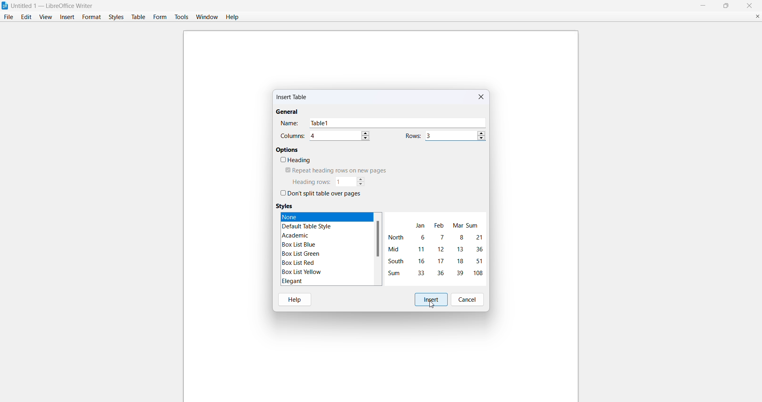 This screenshot has width=762, height=402. Describe the element at coordinates (310, 226) in the screenshot. I see `default table style` at that location.